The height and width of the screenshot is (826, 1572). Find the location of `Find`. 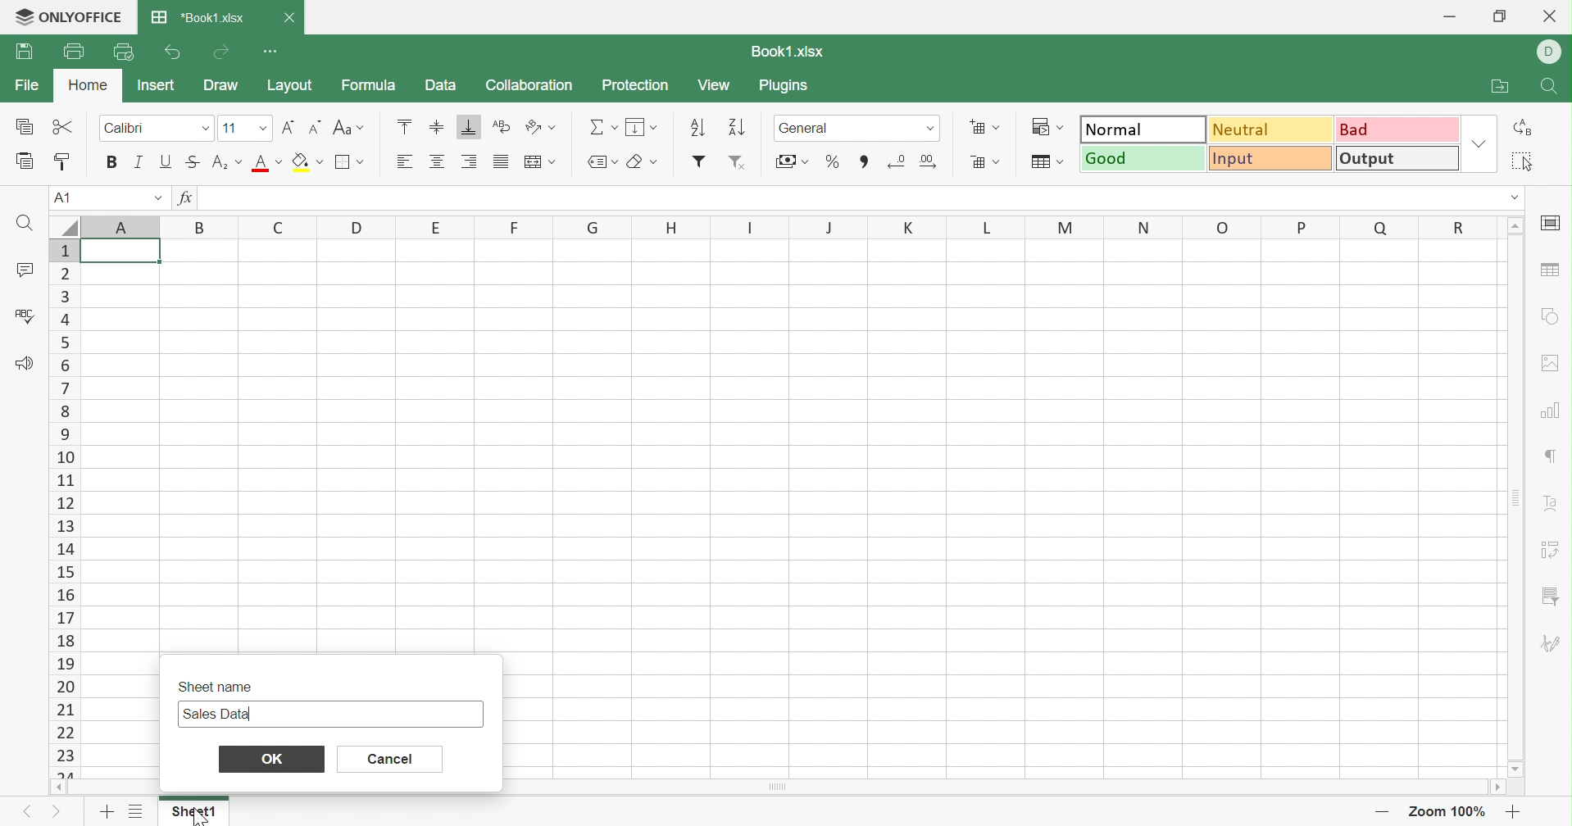

Find is located at coordinates (24, 223).